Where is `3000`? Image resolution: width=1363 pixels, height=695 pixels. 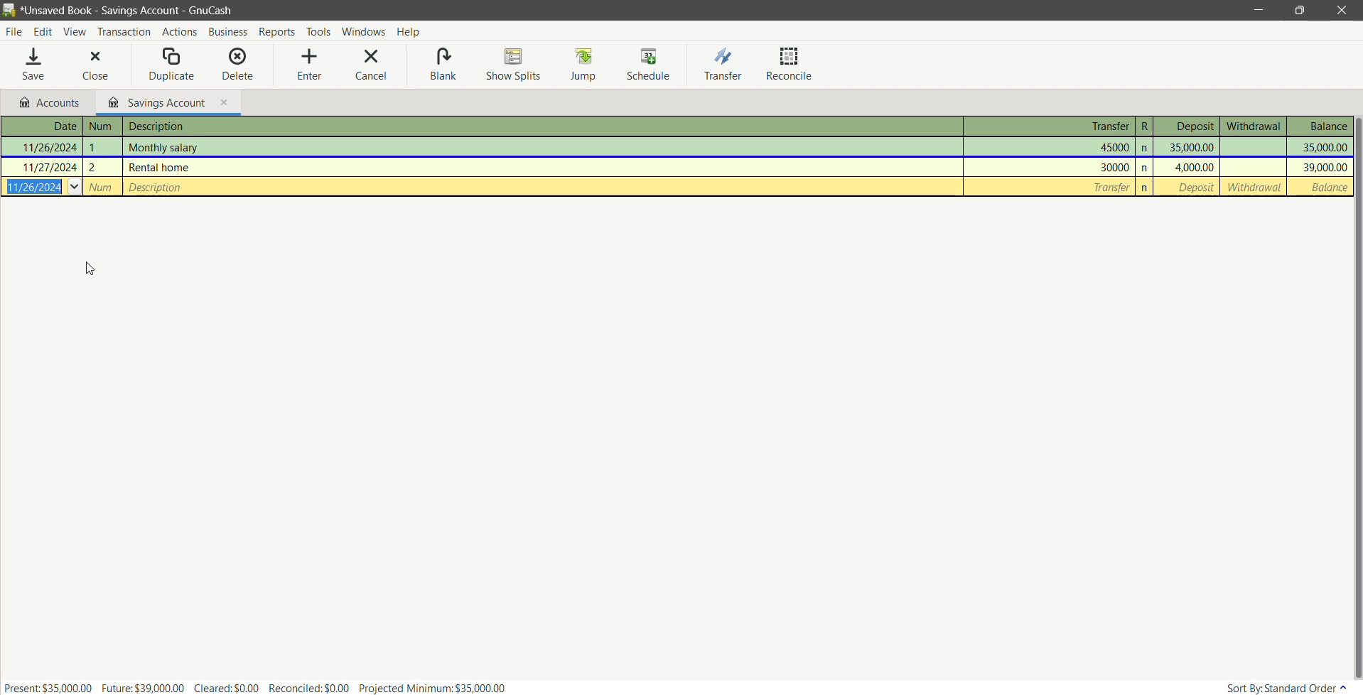 3000 is located at coordinates (1051, 167).